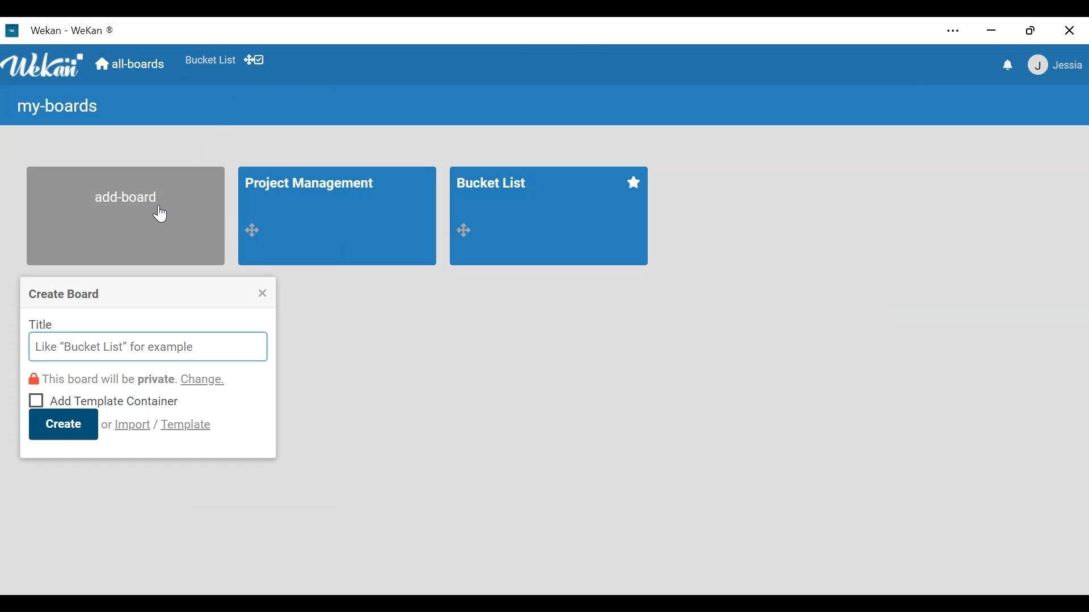 The height and width of the screenshot is (612, 1089). Describe the element at coordinates (157, 424) in the screenshot. I see `Or Import/Template` at that location.